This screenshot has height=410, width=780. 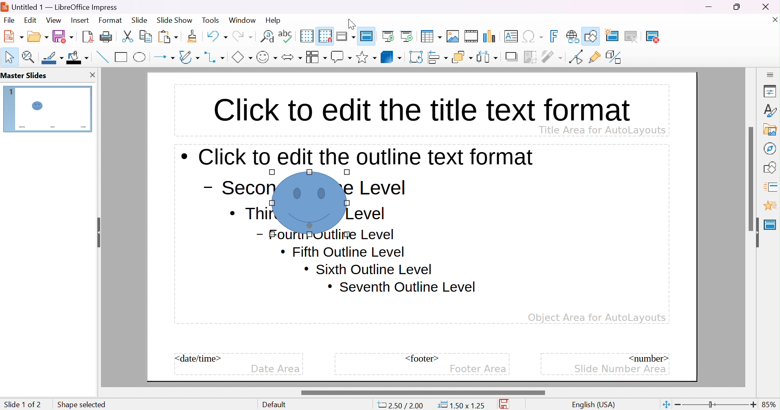 What do you see at coordinates (513, 57) in the screenshot?
I see `shadow` at bounding box center [513, 57].